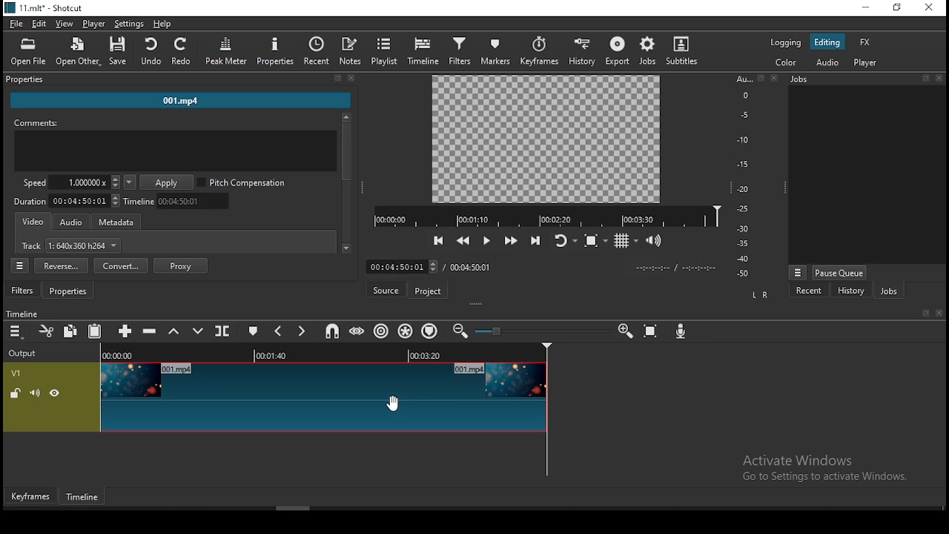 The height and width of the screenshot is (534, 949). I want to click on comments, so click(173, 145).